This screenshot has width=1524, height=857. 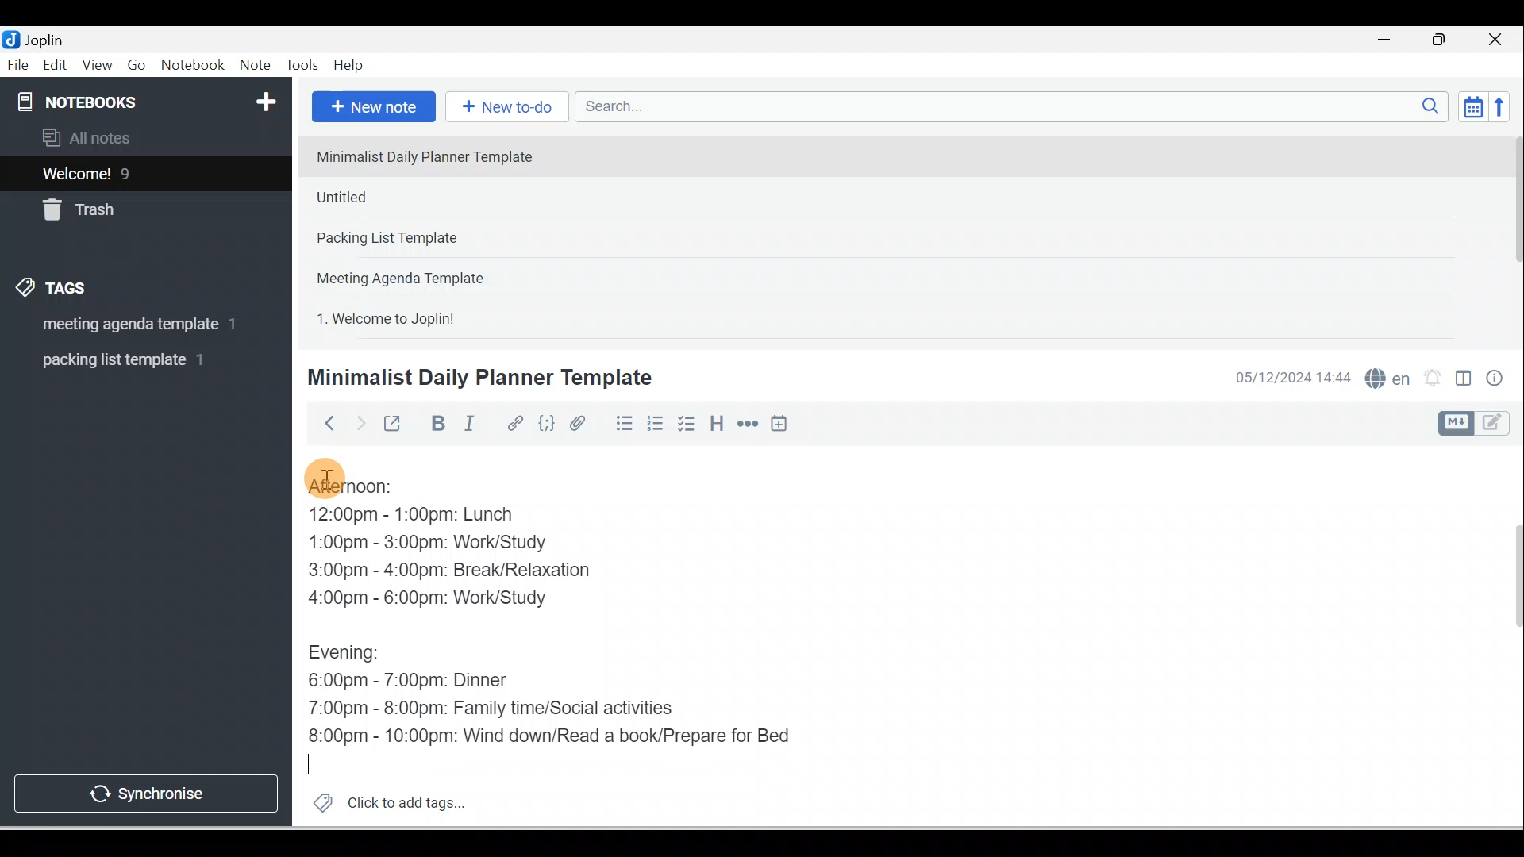 I want to click on New to-do, so click(x=503, y=108).